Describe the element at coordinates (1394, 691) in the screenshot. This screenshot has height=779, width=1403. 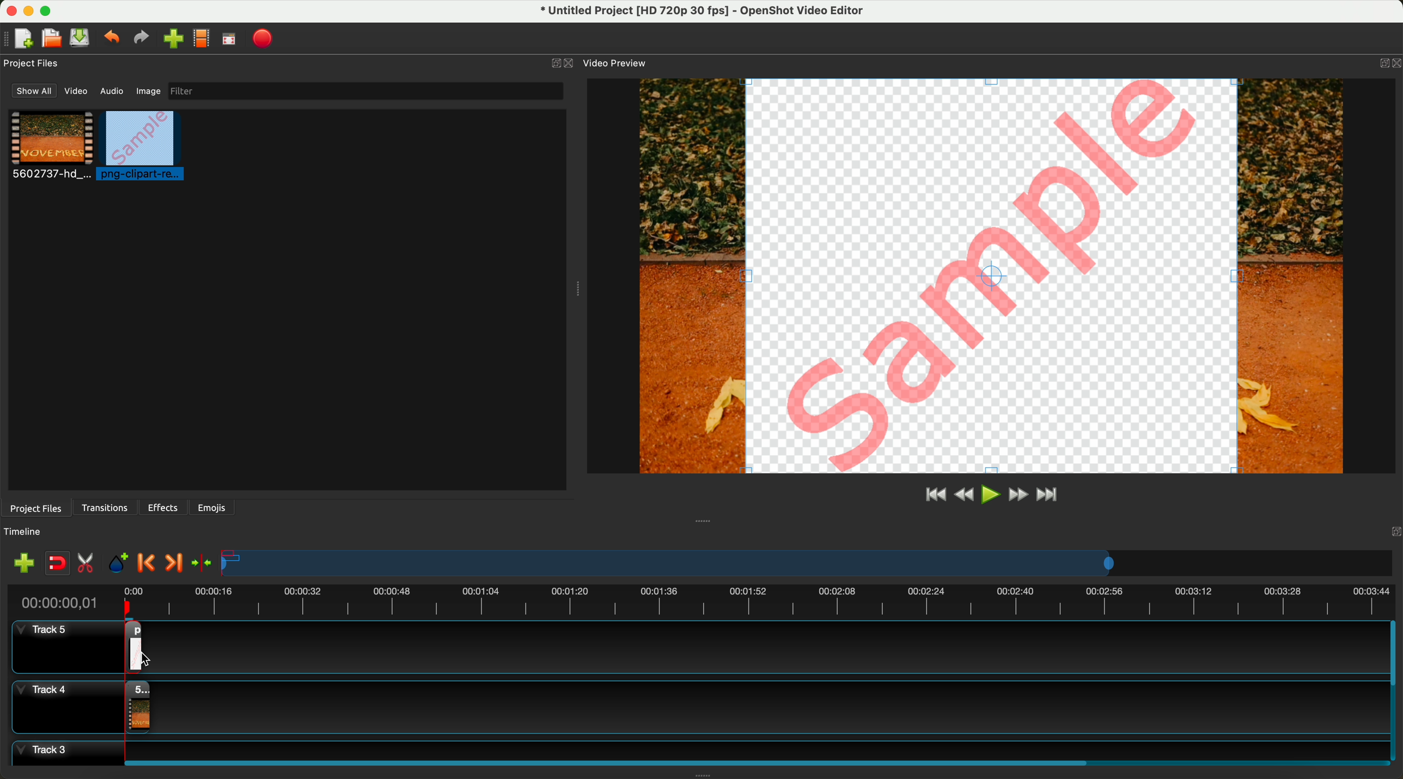
I see `scroll bar` at that location.